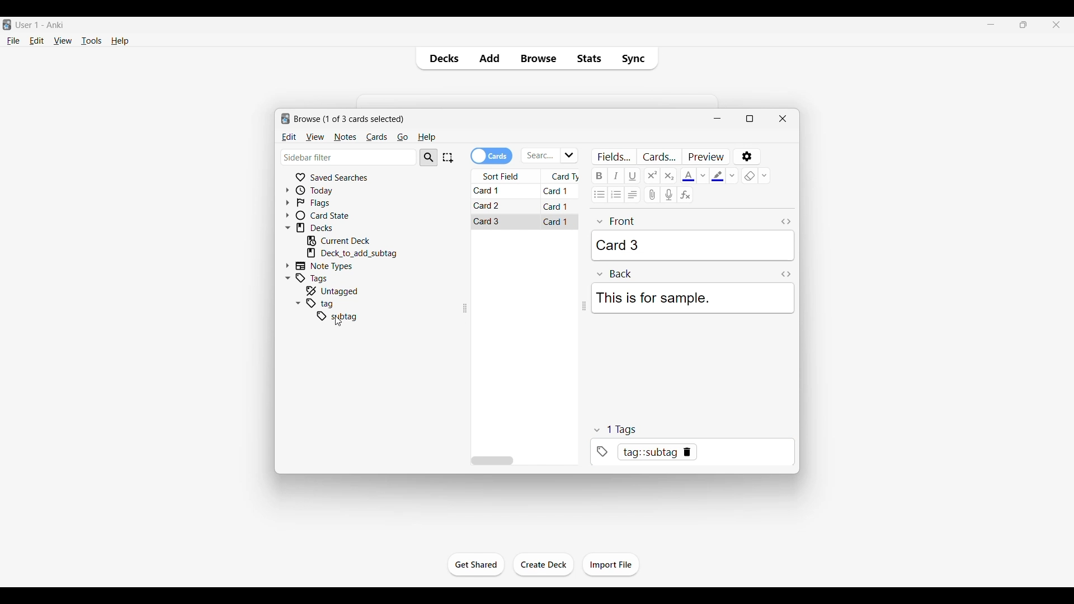 The image size is (1074, 604). I want to click on Equations, so click(685, 194).